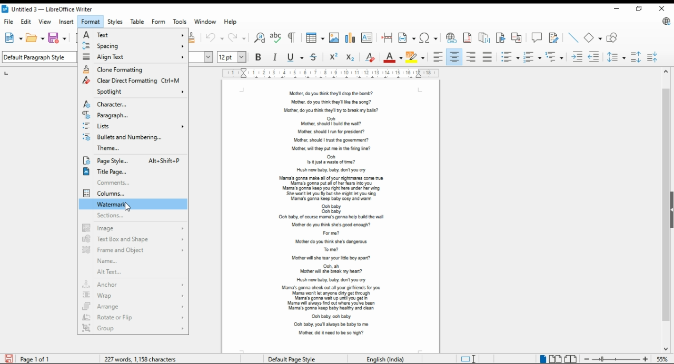 This screenshot has width=674, height=364. What do you see at coordinates (134, 93) in the screenshot?
I see `spotlight` at bounding box center [134, 93].